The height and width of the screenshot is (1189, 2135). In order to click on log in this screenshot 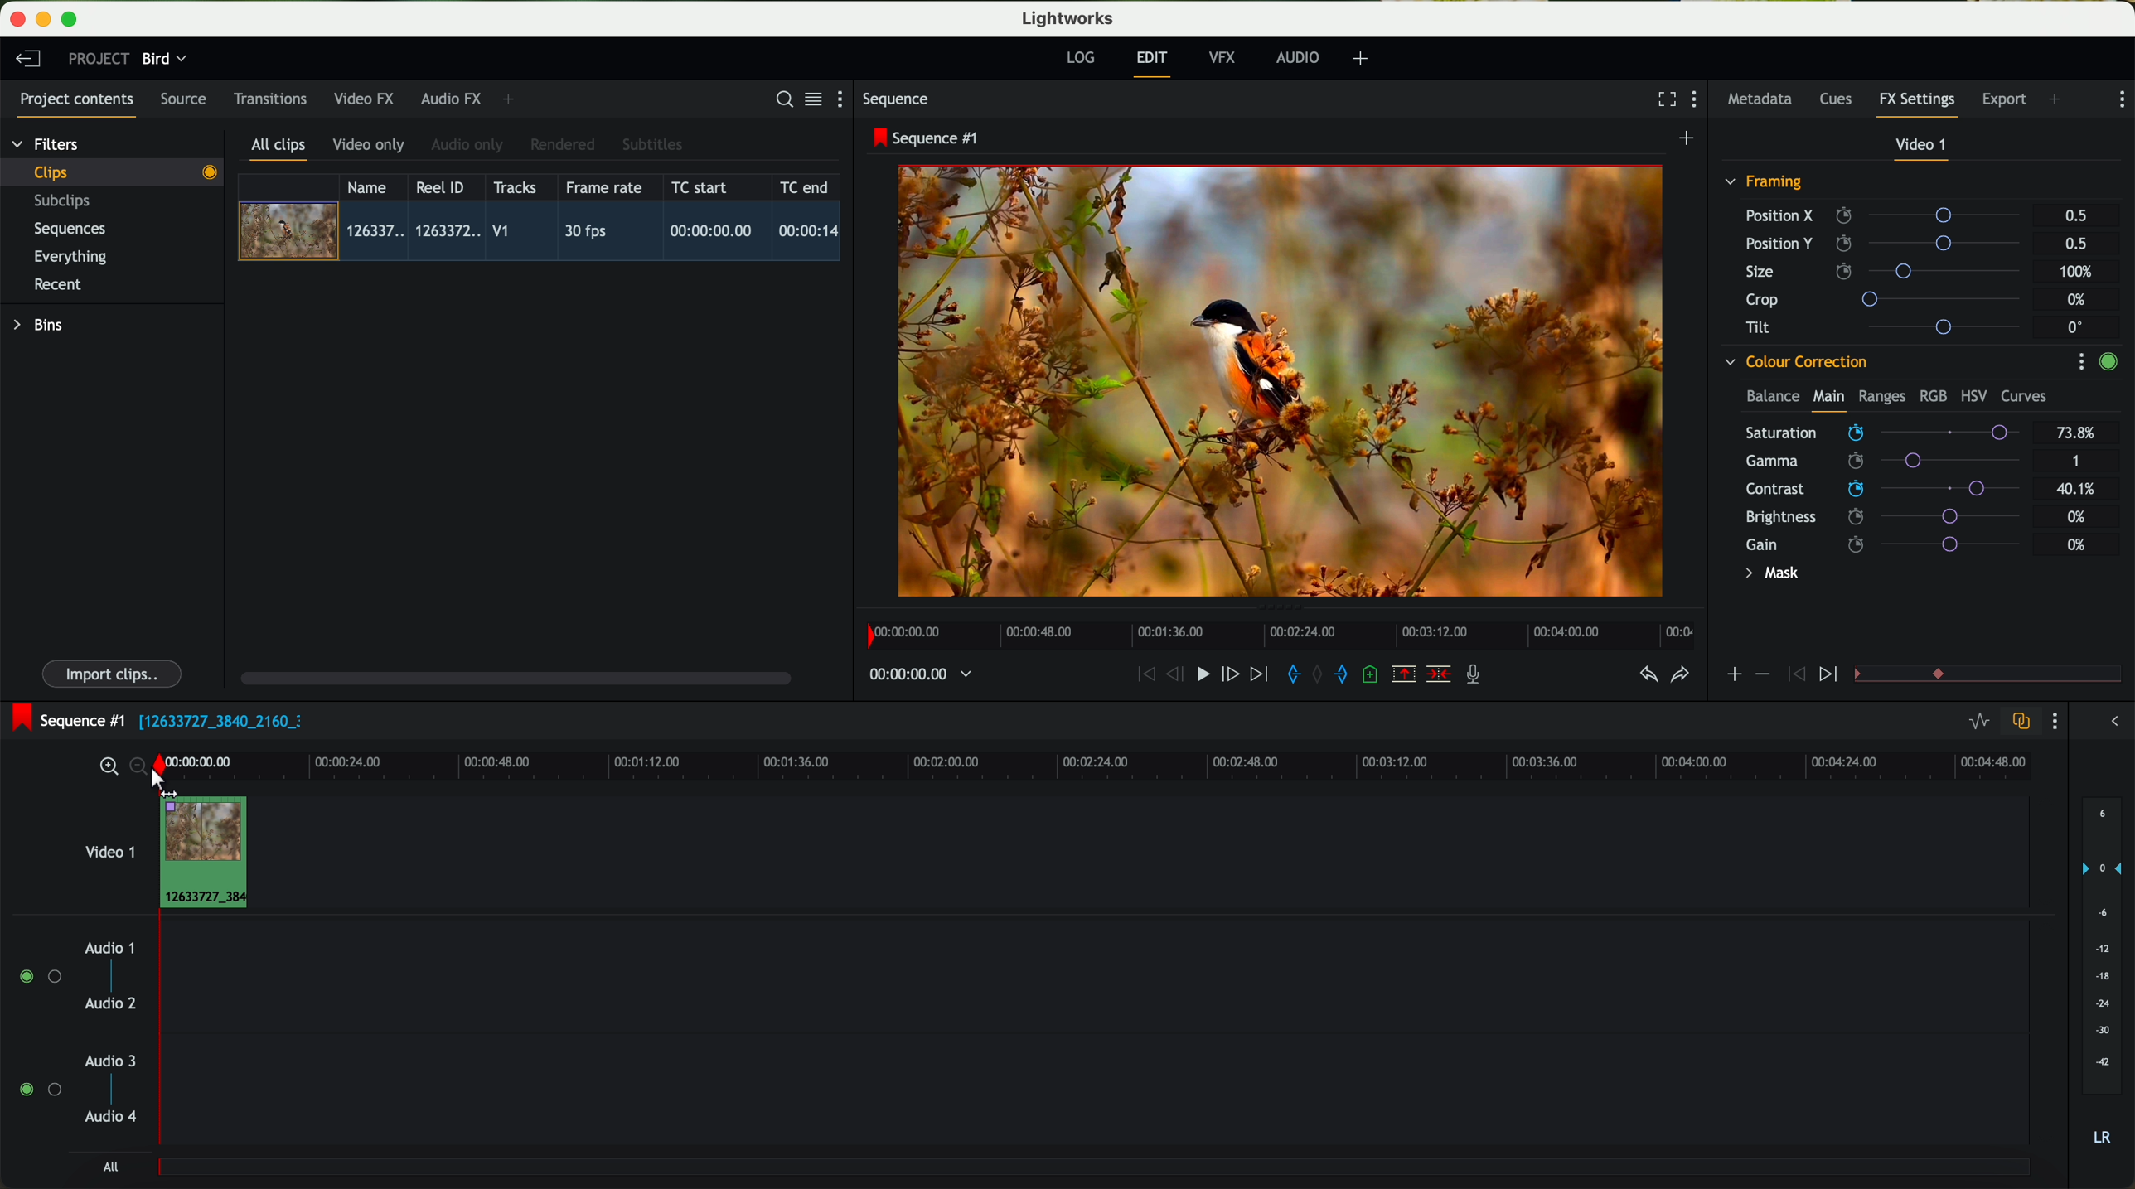, I will do `click(1080, 58)`.